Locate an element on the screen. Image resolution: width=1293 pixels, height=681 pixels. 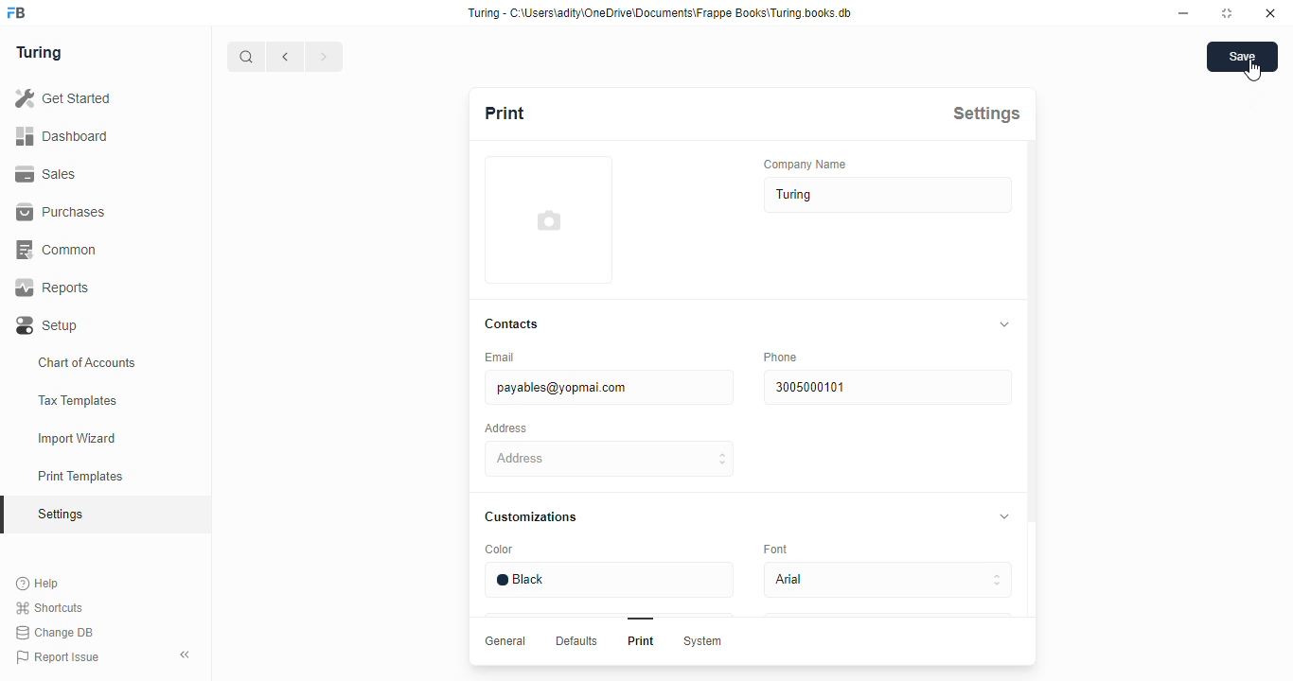
Black is located at coordinates (604, 579).